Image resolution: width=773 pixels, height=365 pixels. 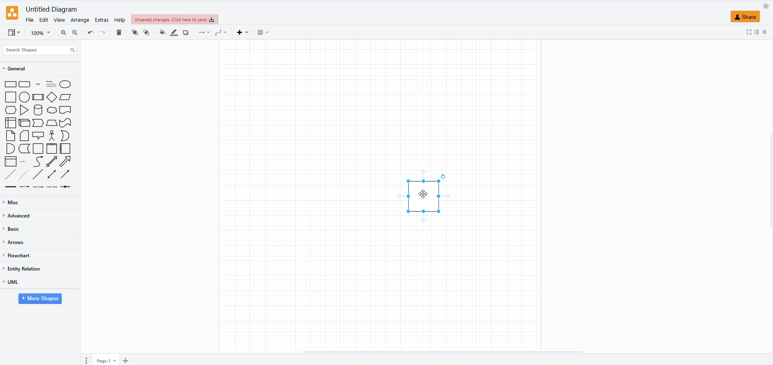 What do you see at coordinates (763, 7) in the screenshot?
I see `appearance` at bounding box center [763, 7].